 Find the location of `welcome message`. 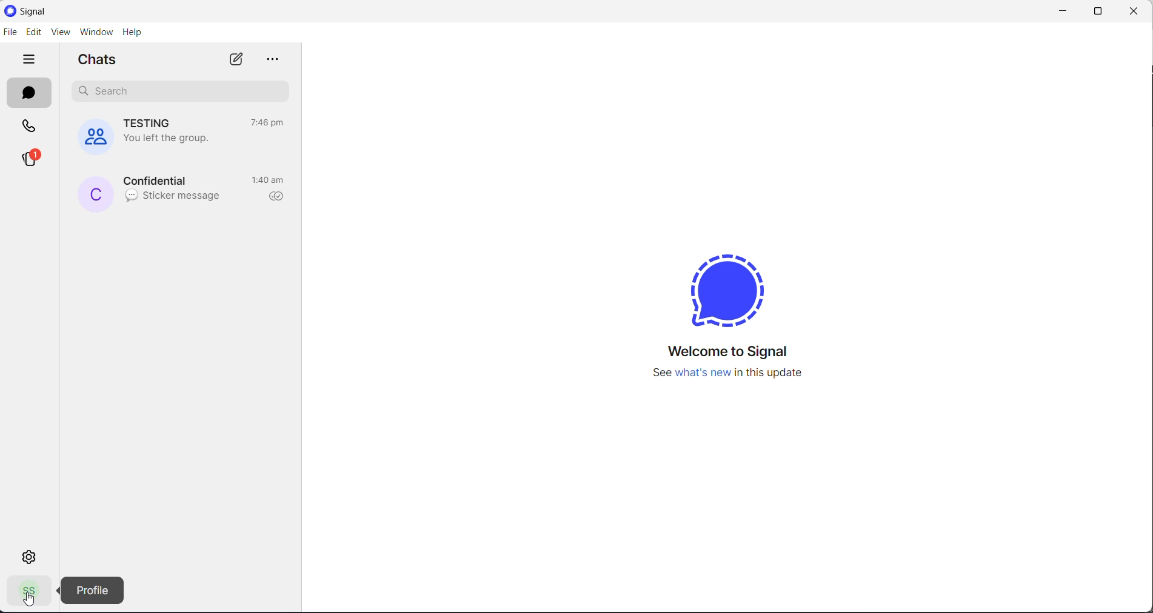

welcome message is located at coordinates (734, 353).